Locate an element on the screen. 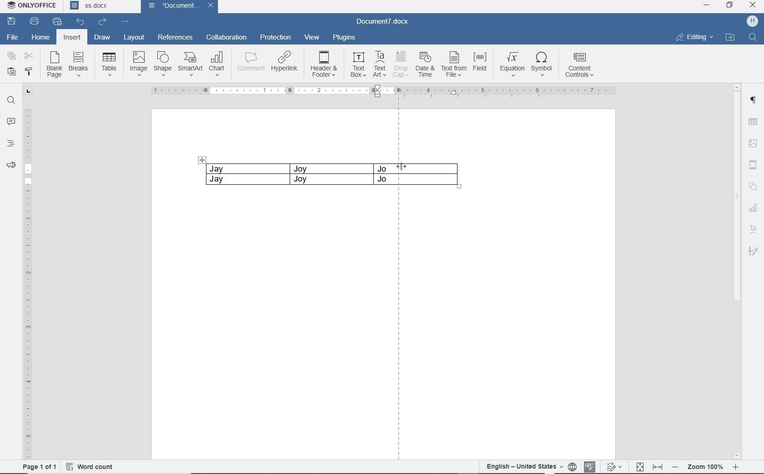  IMAGE is located at coordinates (138, 64).